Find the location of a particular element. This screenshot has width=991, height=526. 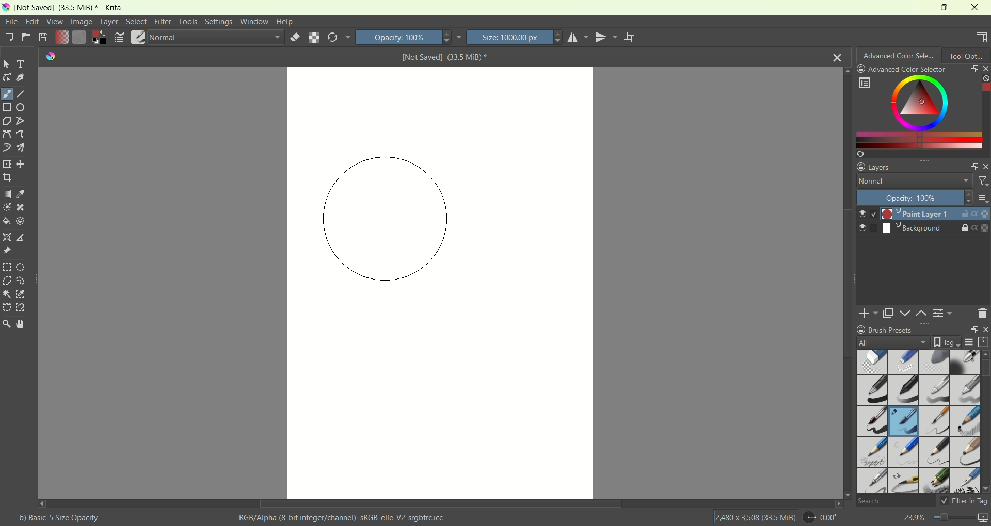

options is located at coordinates (864, 83).